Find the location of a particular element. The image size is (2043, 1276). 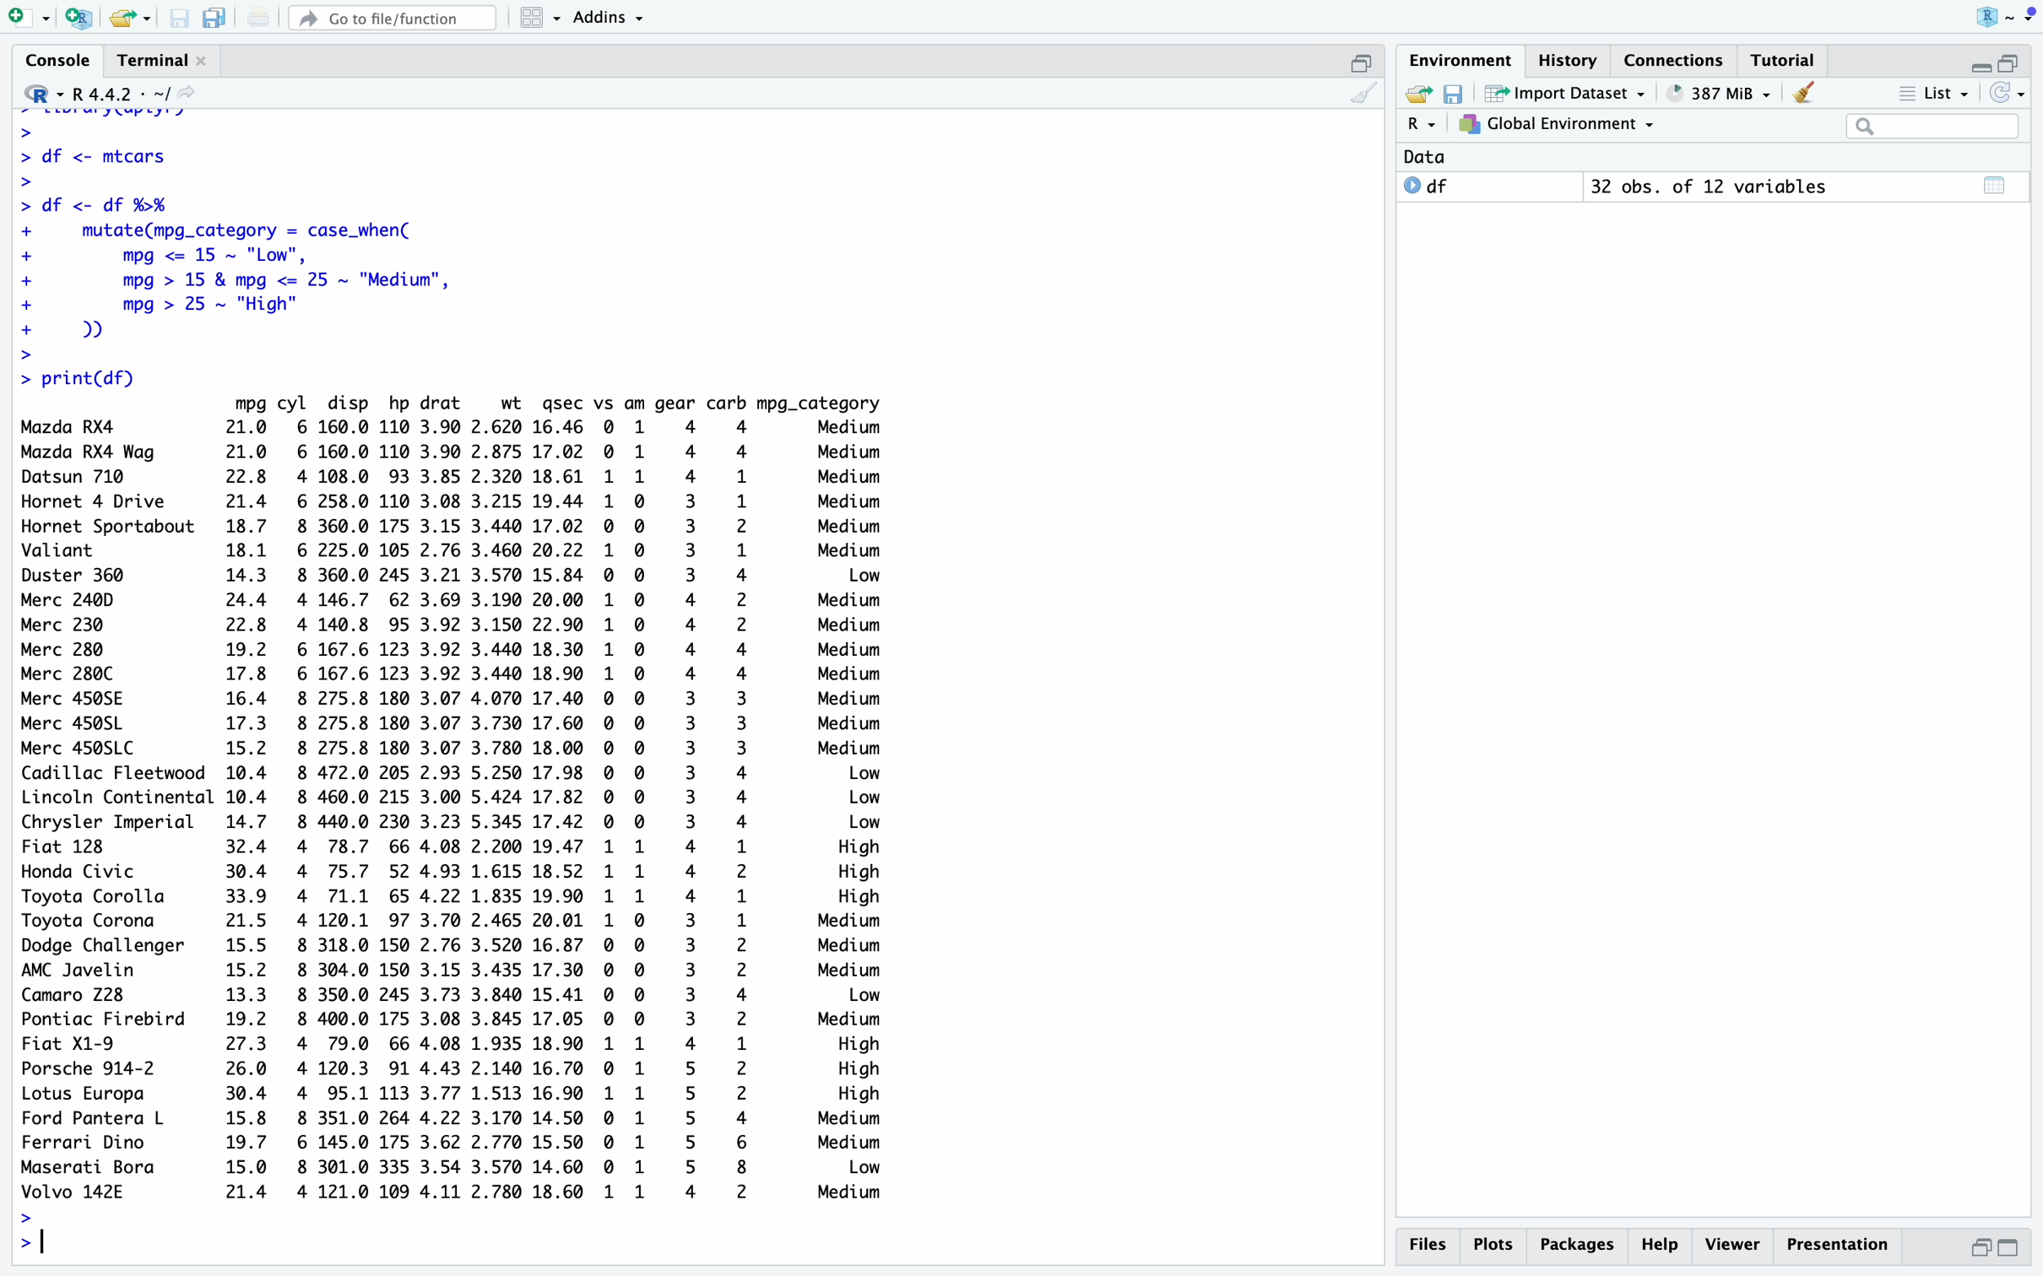

go to file/function is located at coordinates (395, 19).